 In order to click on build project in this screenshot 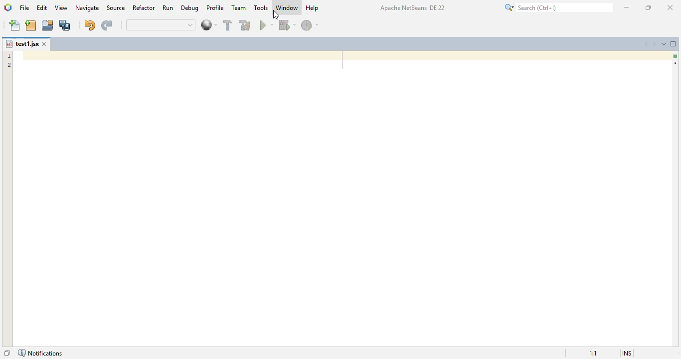, I will do `click(227, 25)`.